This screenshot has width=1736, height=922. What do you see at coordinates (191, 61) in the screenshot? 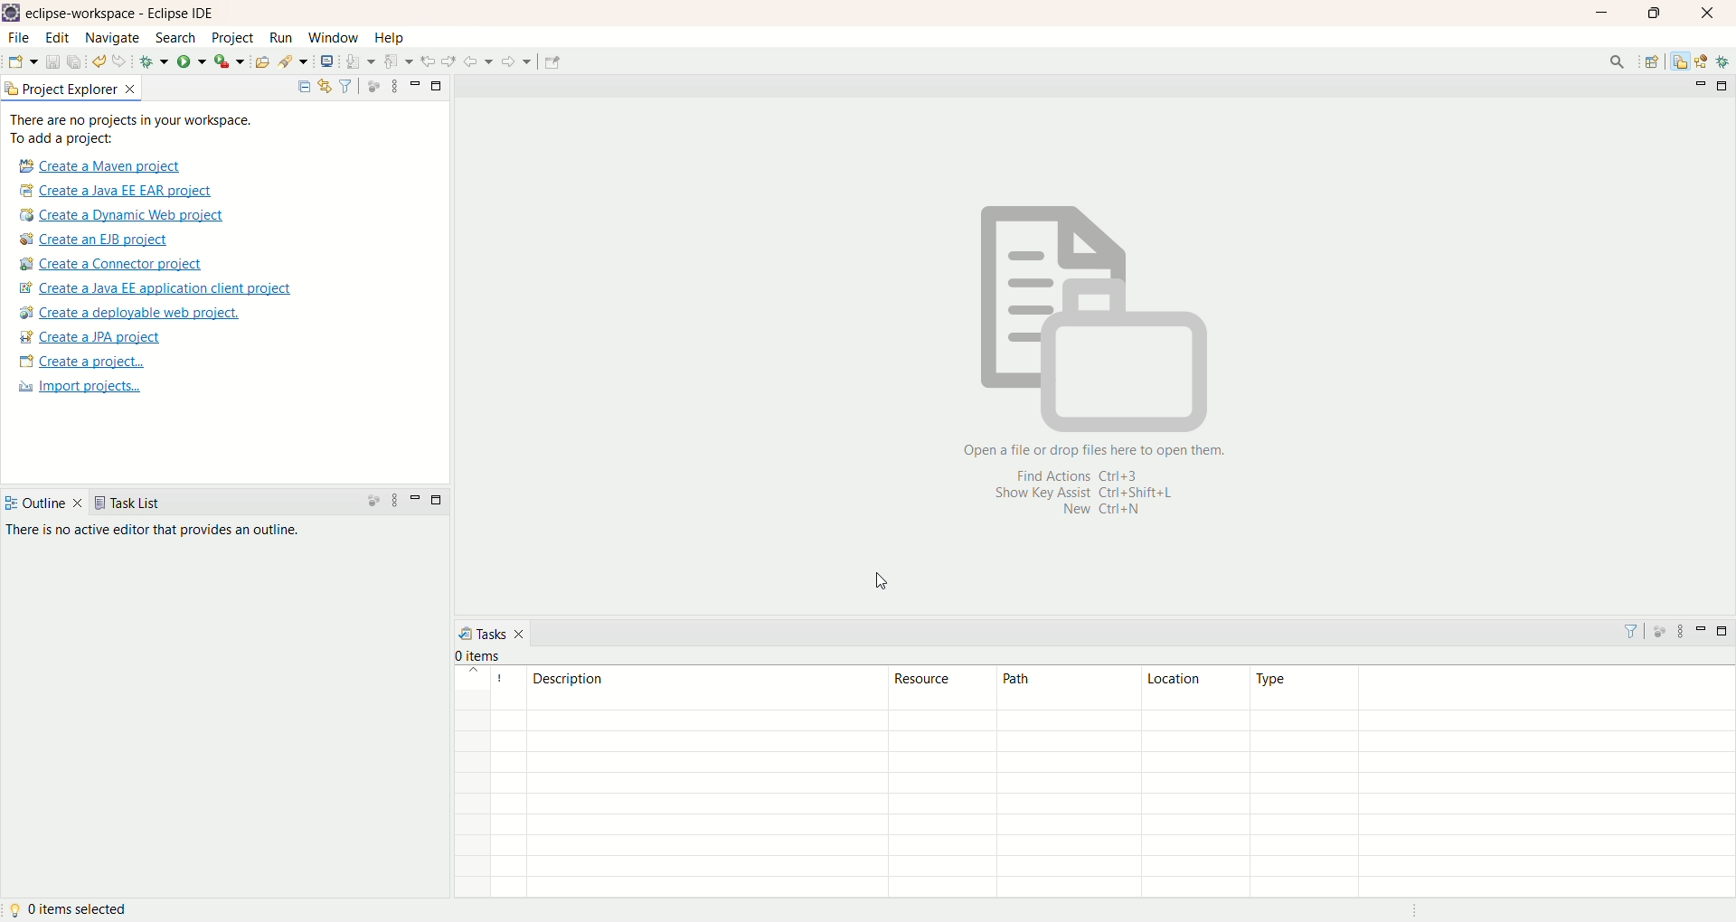
I see `run` at bounding box center [191, 61].